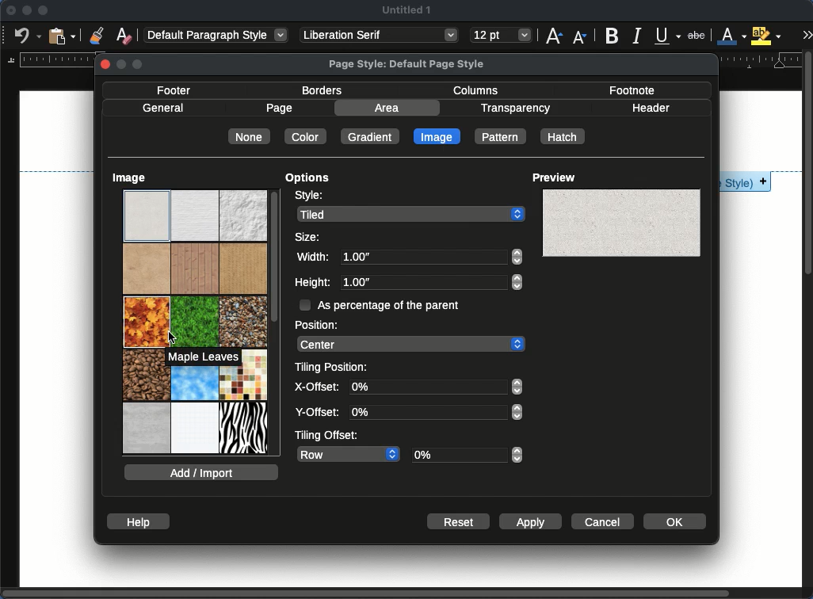  What do you see at coordinates (696, 35) in the screenshot?
I see `strikethrough` at bounding box center [696, 35].